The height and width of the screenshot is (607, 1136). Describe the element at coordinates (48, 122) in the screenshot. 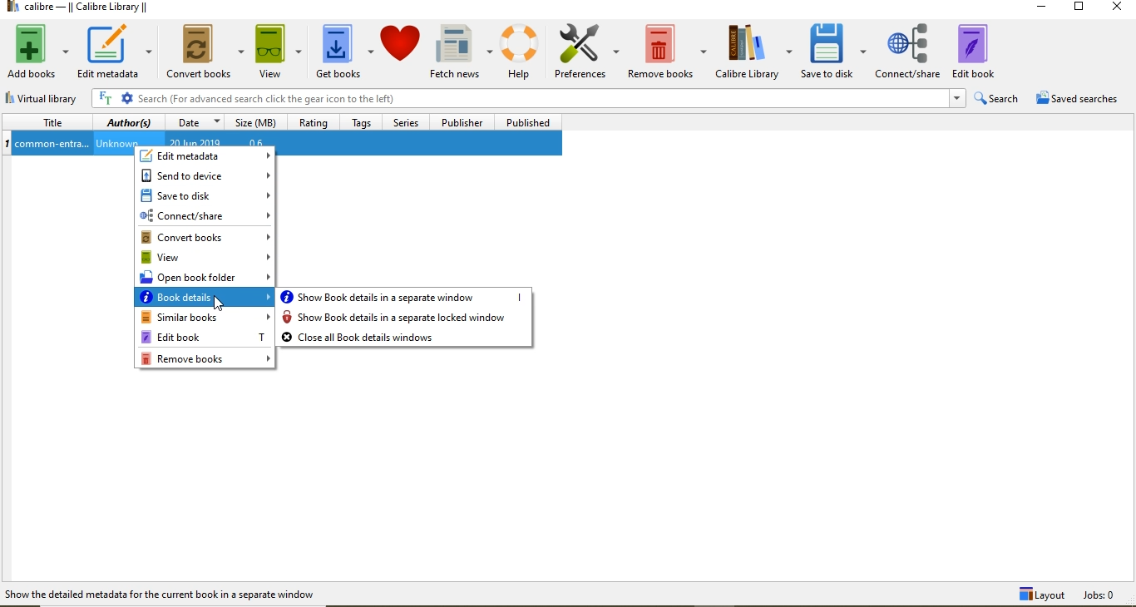

I see `title` at that location.